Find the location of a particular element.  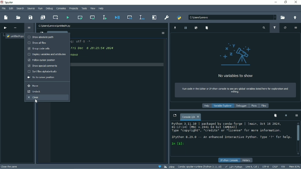

Display variables and attributes is located at coordinates (46, 54).